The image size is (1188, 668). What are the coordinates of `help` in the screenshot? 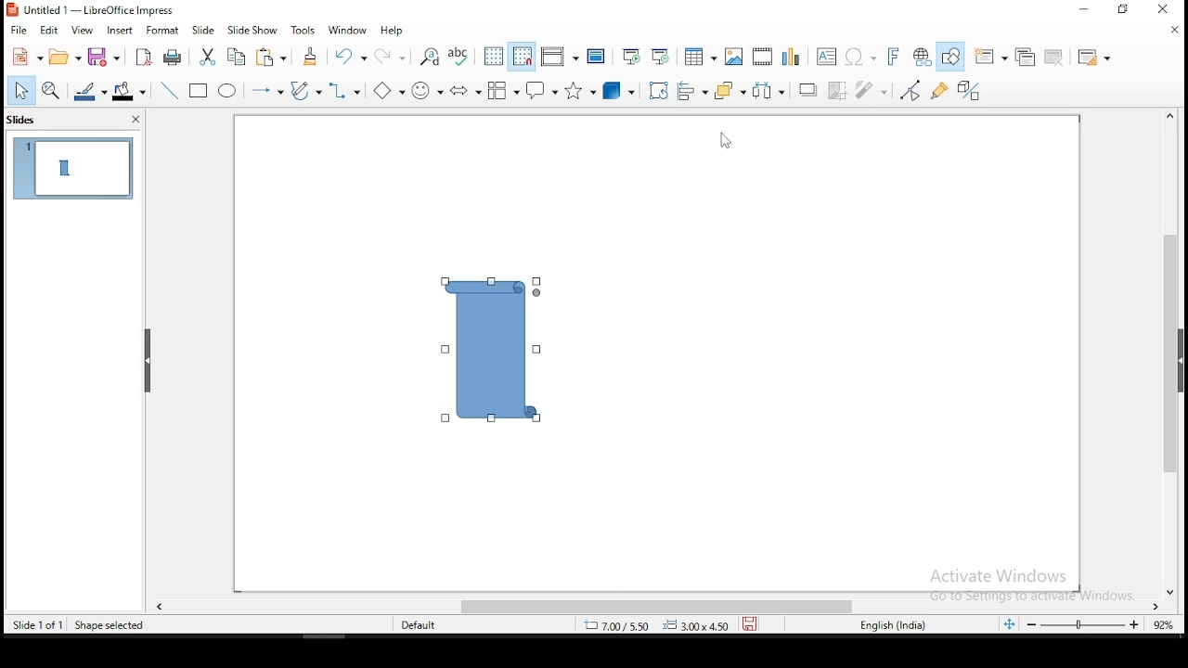 It's located at (394, 30).